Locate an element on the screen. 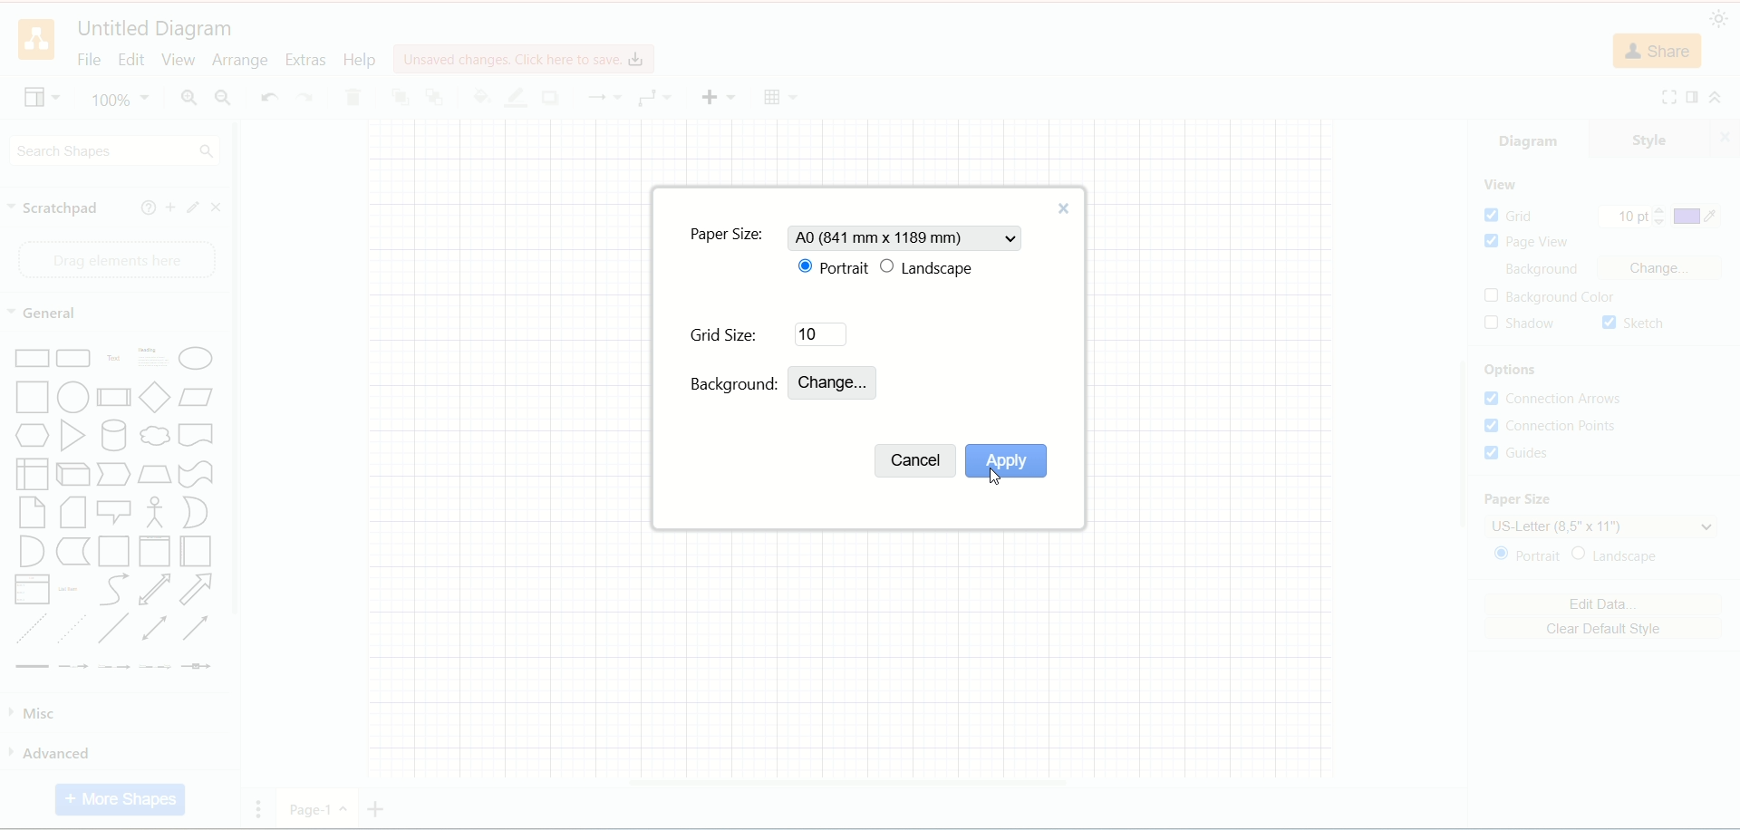  diagram is located at coordinates (1532, 138).